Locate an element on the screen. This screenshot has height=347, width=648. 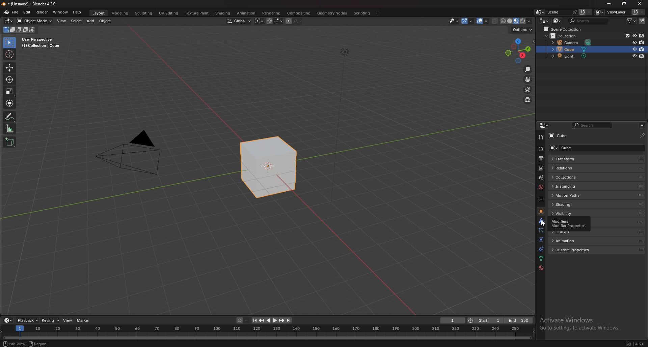
auto keying is located at coordinates (243, 321).